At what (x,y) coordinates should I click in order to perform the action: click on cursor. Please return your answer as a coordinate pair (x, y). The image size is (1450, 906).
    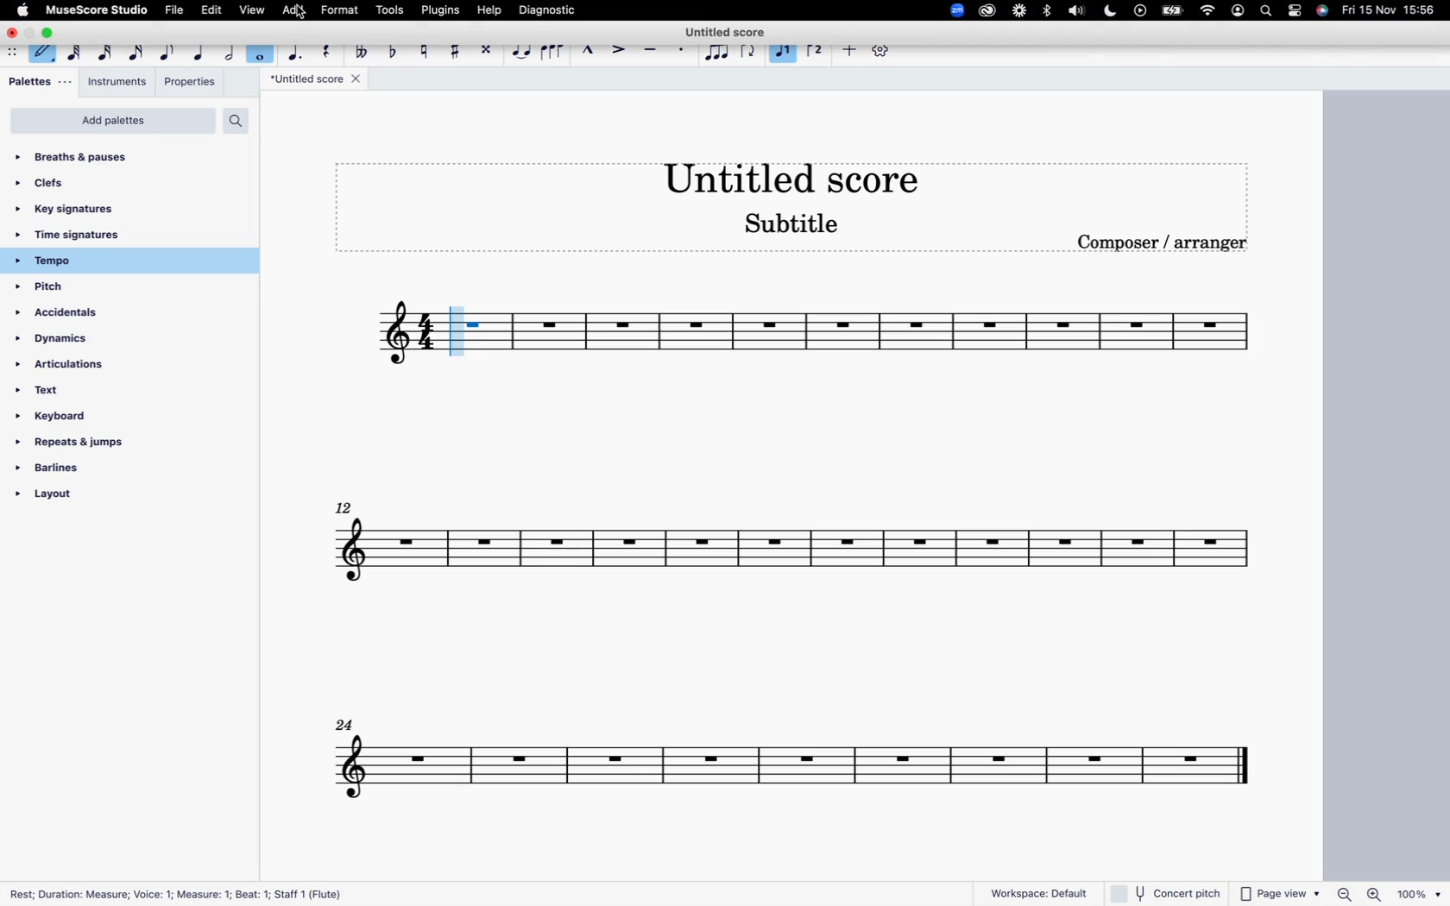
    Looking at the image, I should click on (305, 13).